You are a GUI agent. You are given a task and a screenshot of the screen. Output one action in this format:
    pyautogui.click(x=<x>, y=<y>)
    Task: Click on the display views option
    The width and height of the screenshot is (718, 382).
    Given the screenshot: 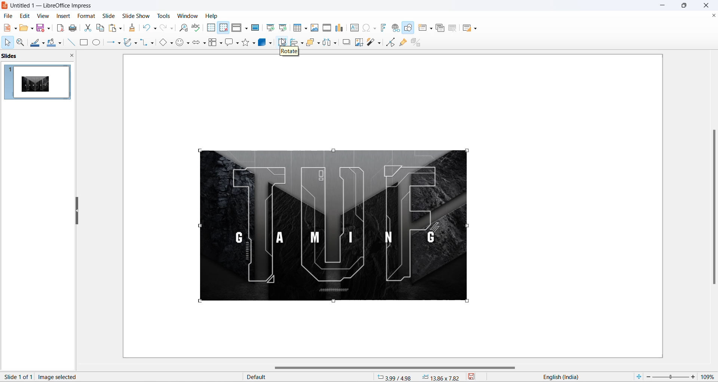 What is the action you would take?
    pyautogui.click(x=246, y=29)
    